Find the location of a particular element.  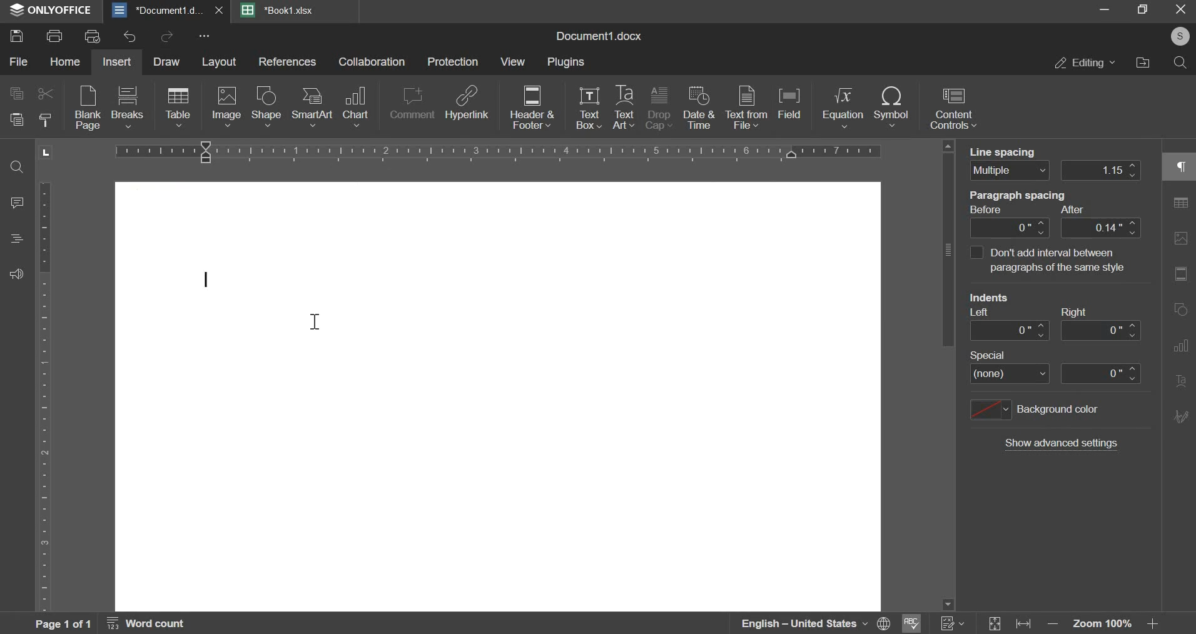

headings is located at coordinates (15, 239).